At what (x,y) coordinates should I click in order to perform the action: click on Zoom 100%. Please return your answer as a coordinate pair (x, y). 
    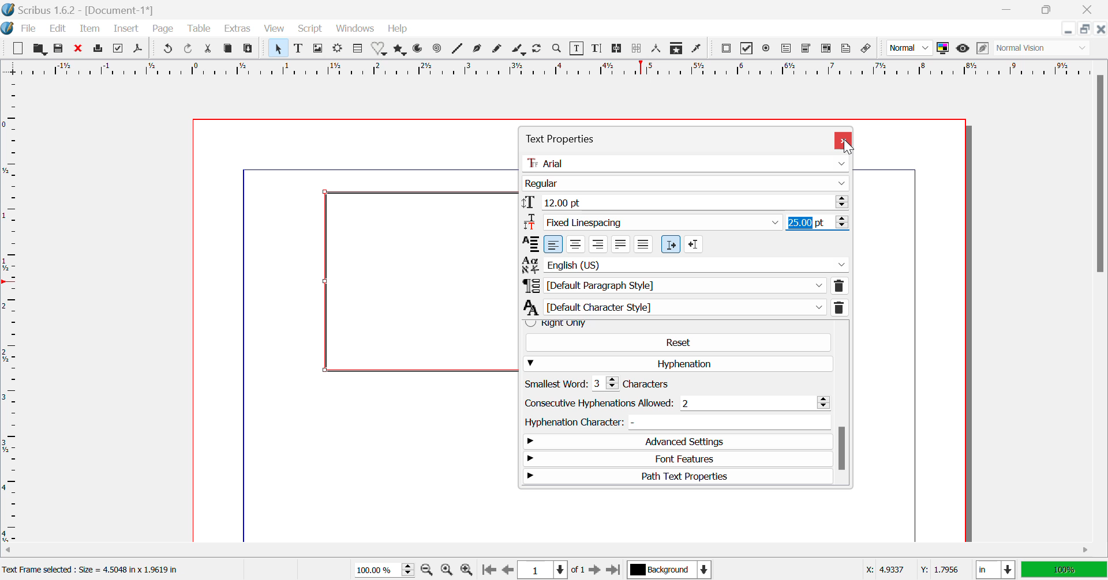
    Looking at the image, I should click on (385, 569).